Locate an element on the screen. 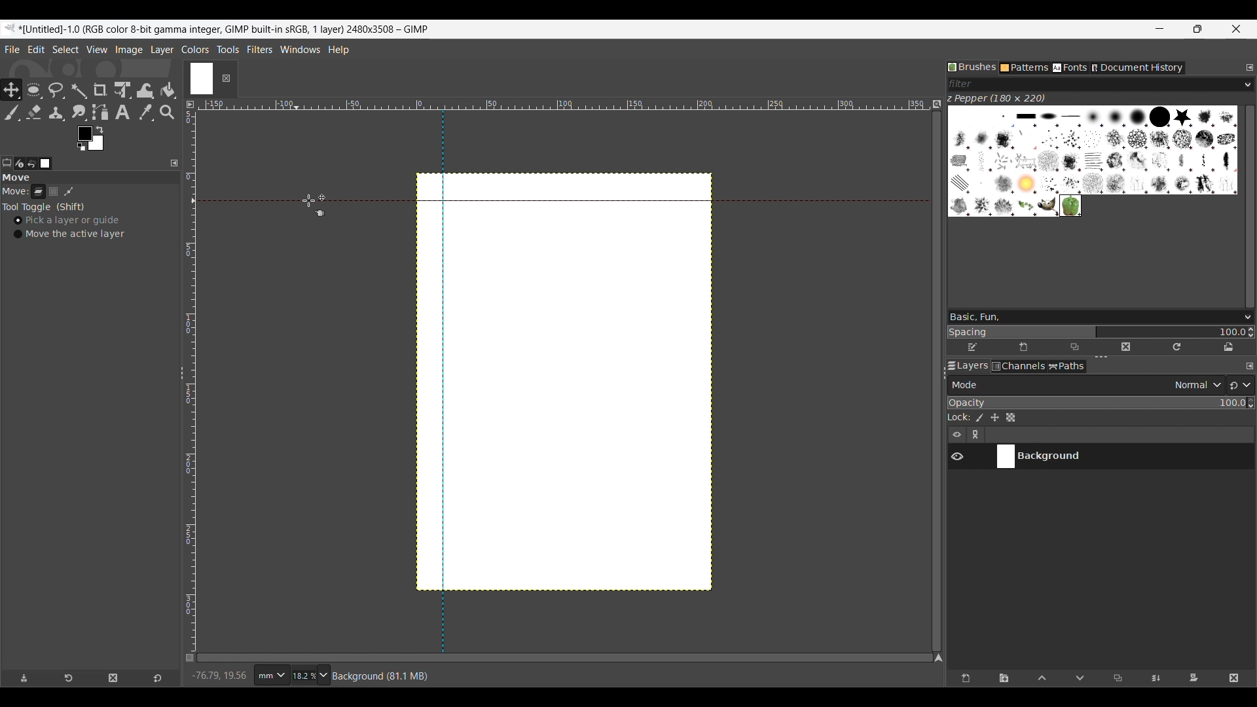 Image resolution: width=1257 pixels, height=707 pixels. Minimize  is located at coordinates (1160, 29).